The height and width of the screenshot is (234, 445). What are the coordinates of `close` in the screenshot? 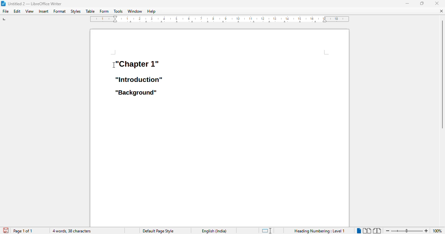 It's located at (437, 3).